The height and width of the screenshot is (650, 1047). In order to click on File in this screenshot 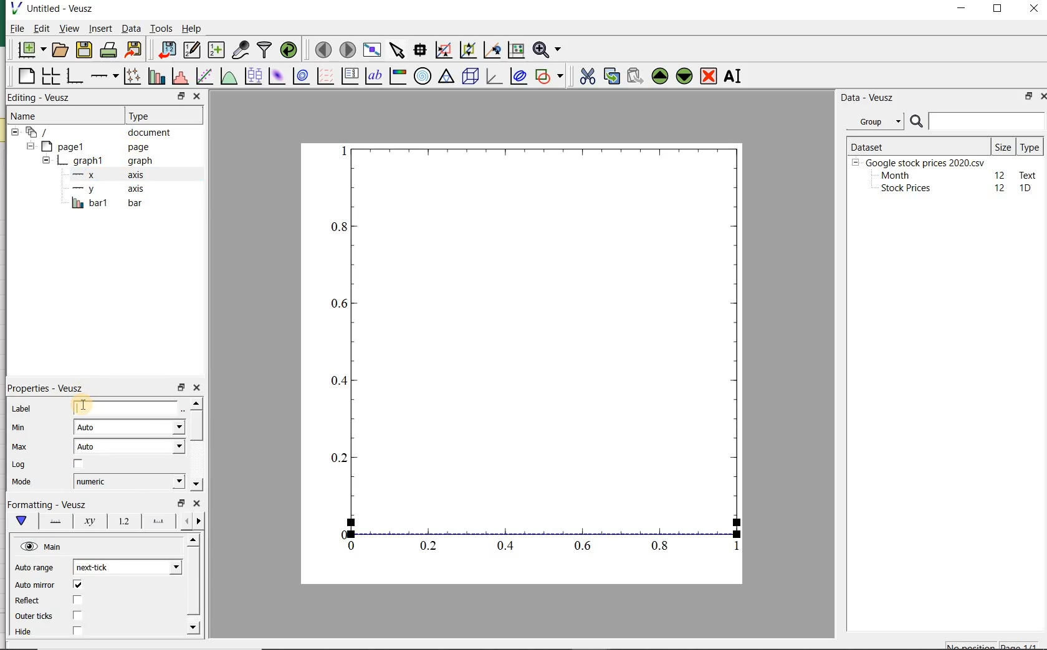, I will do `click(14, 30)`.